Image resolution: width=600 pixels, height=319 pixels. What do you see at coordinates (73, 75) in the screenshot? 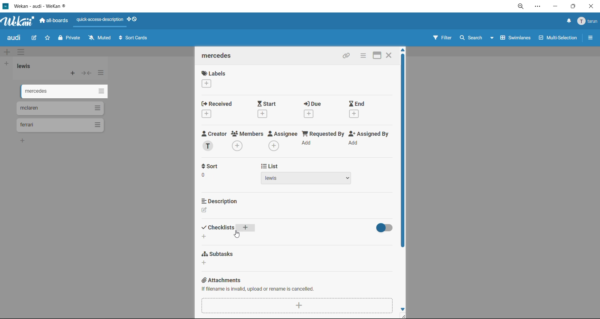
I see `add card` at bounding box center [73, 75].